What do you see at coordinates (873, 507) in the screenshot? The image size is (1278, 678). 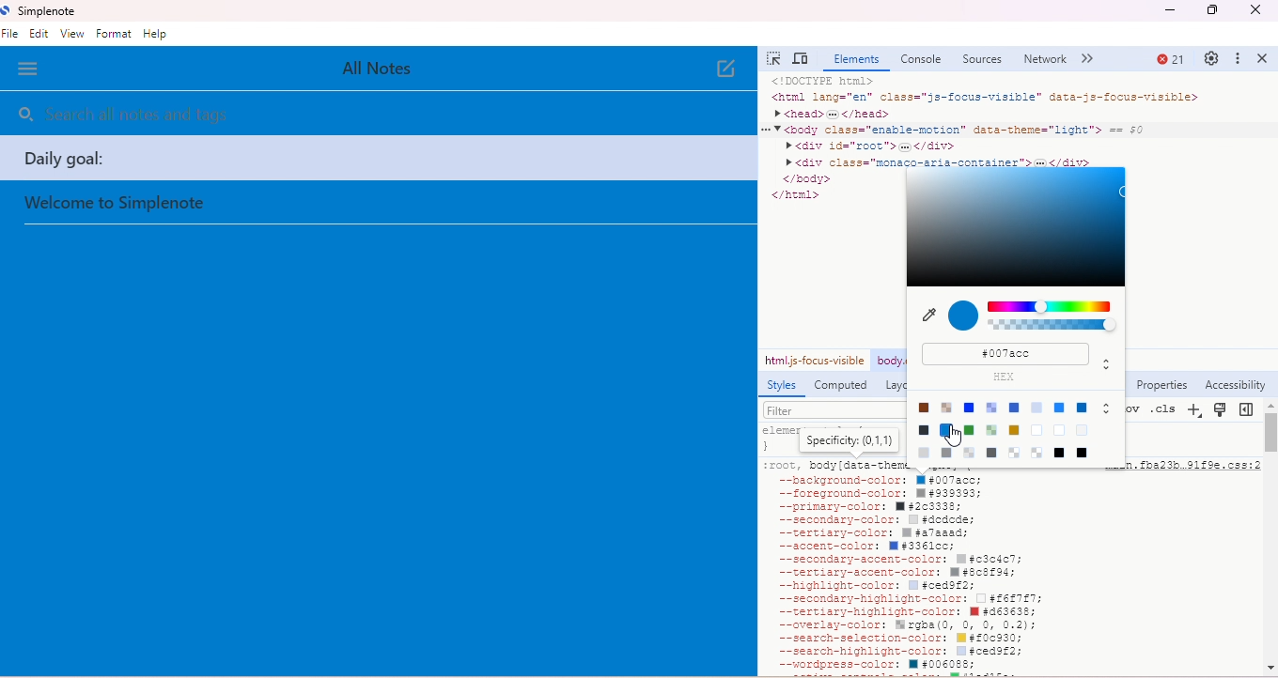 I see `primary-color` at bounding box center [873, 507].